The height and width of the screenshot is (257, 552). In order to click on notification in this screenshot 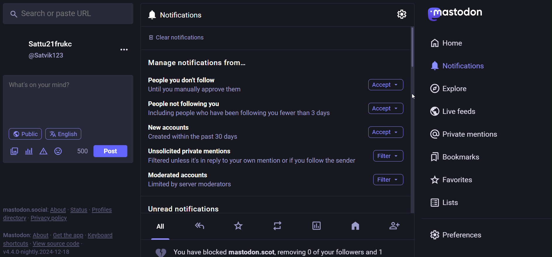, I will do `click(181, 16)`.